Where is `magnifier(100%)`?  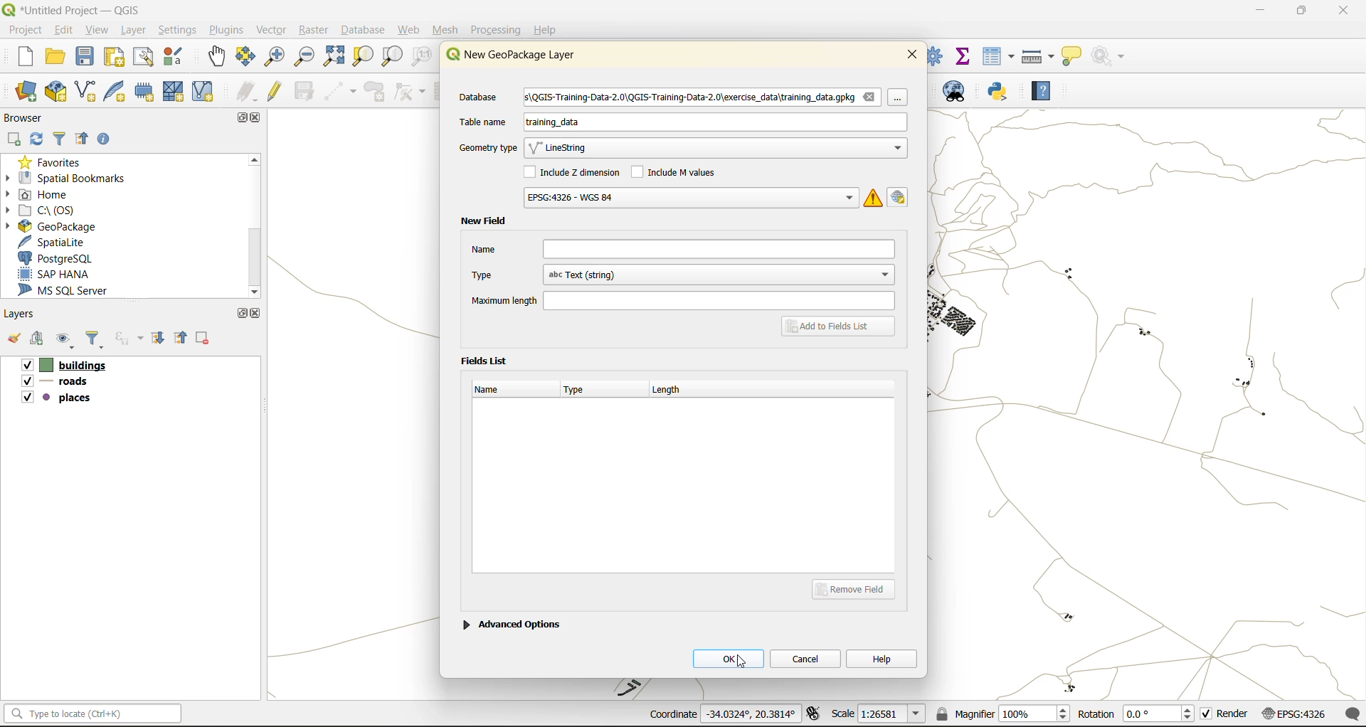 magnifier(100%) is located at coordinates (1000, 713).